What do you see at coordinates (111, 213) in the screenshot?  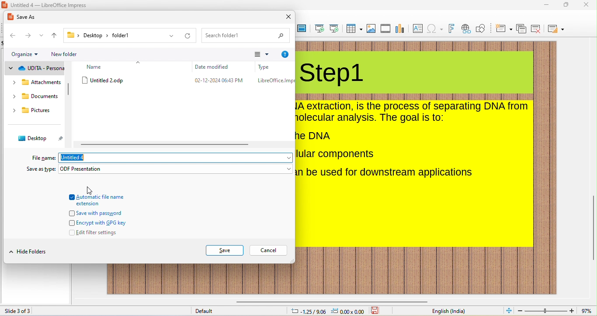 I see `save with password` at bounding box center [111, 213].